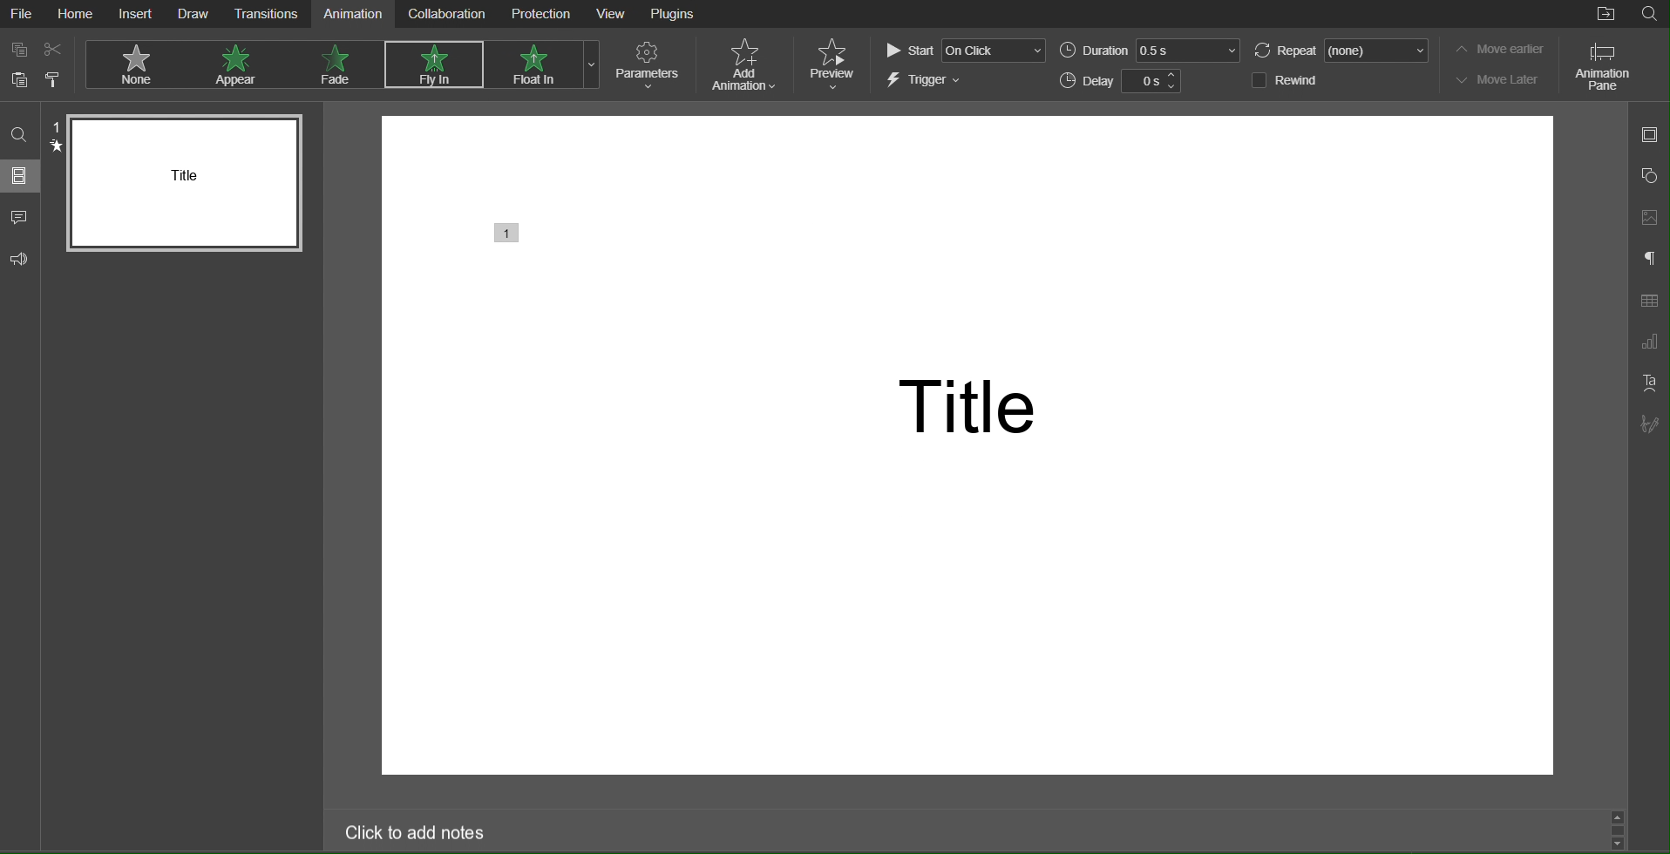 The width and height of the screenshot is (1670, 854). I want to click on Shape Settings, so click(1650, 174).